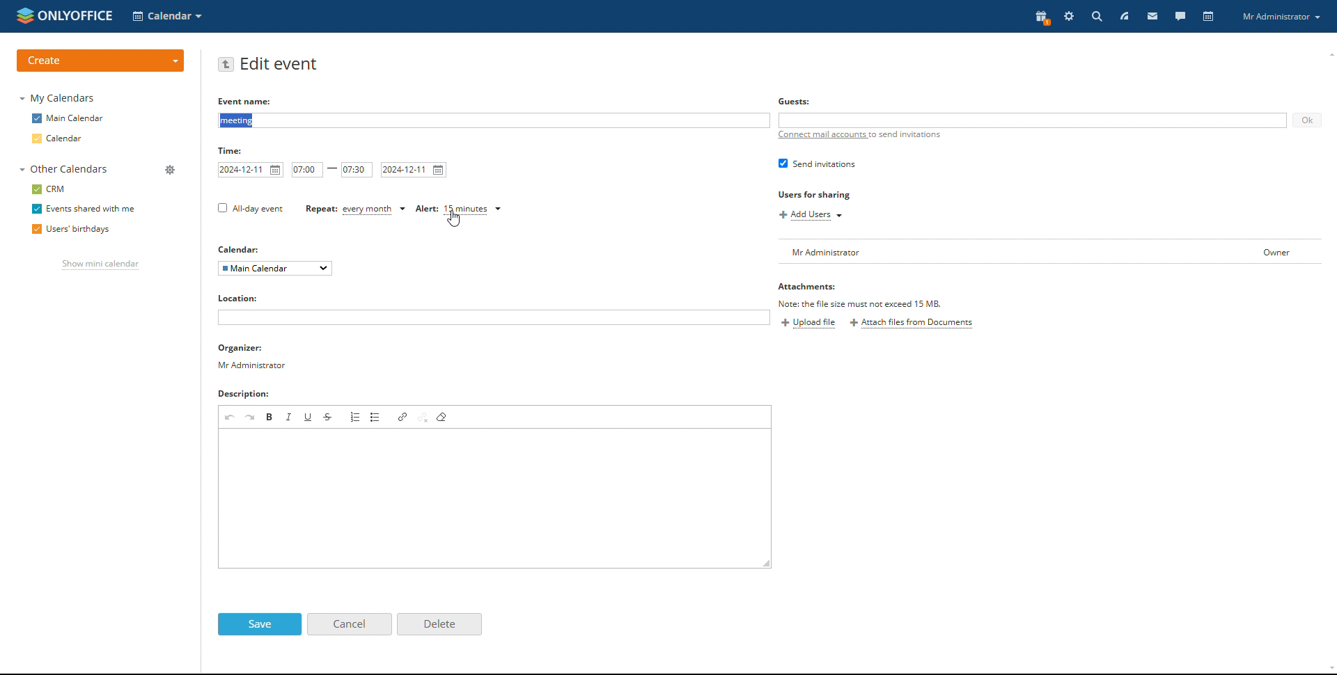 This screenshot has height=675, width=1337. Describe the element at coordinates (999, 252) in the screenshot. I see `user list` at that location.